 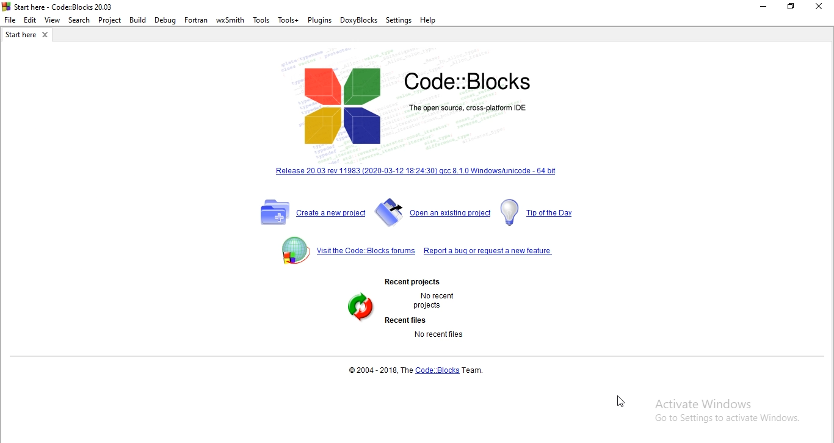 I want to click on Link, so click(x=330, y=212).